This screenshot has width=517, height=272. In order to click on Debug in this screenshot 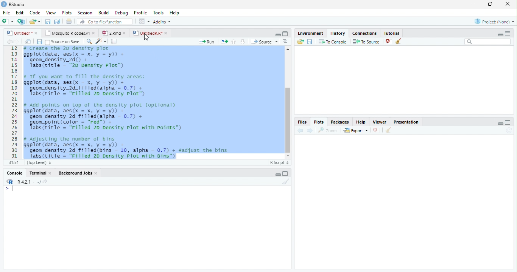, I will do `click(121, 13)`.